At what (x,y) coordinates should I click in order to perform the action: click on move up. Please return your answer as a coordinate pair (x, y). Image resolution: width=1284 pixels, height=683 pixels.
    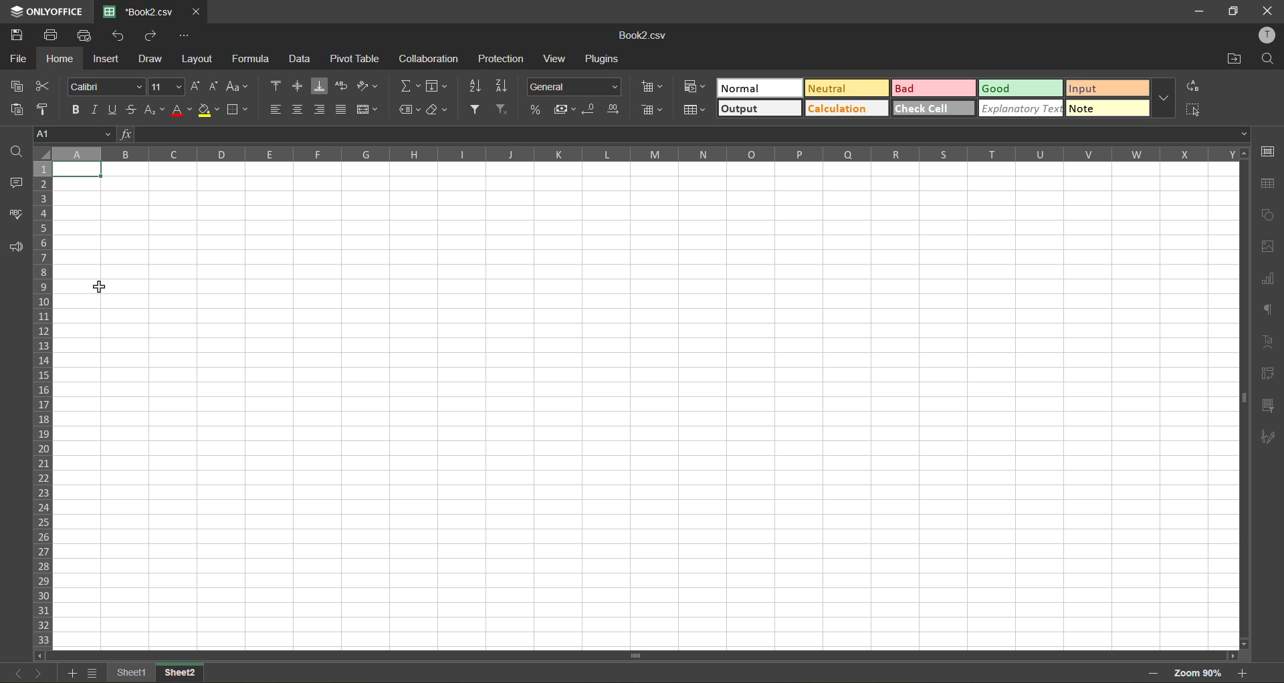
    Looking at the image, I should click on (1243, 154).